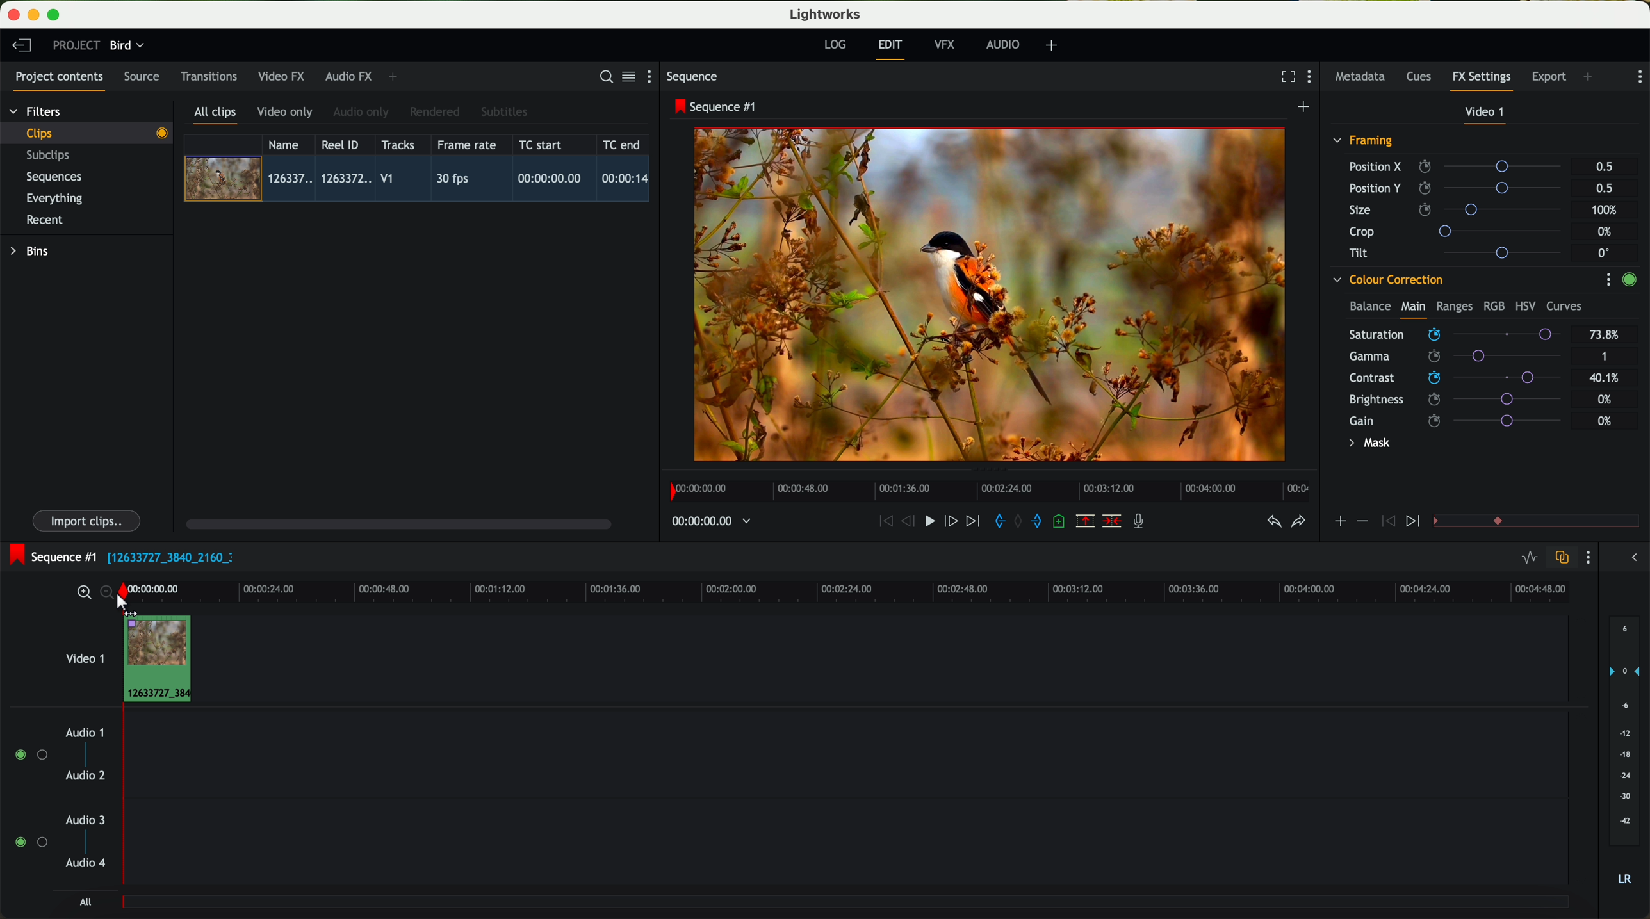 This screenshot has height=919, width=1650. What do you see at coordinates (1286, 76) in the screenshot?
I see `fullscreen` at bounding box center [1286, 76].